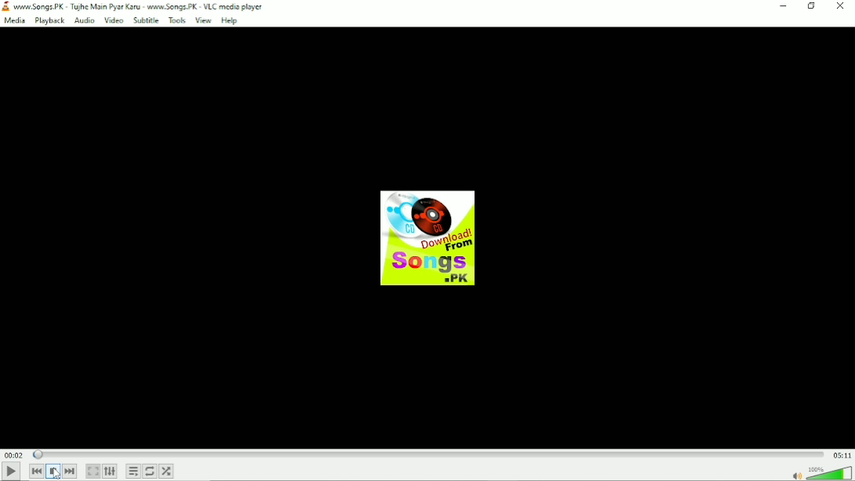 The image size is (855, 481). What do you see at coordinates (810, 7) in the screenshot?
I see `Restore down` at bounding box center [810, 7].